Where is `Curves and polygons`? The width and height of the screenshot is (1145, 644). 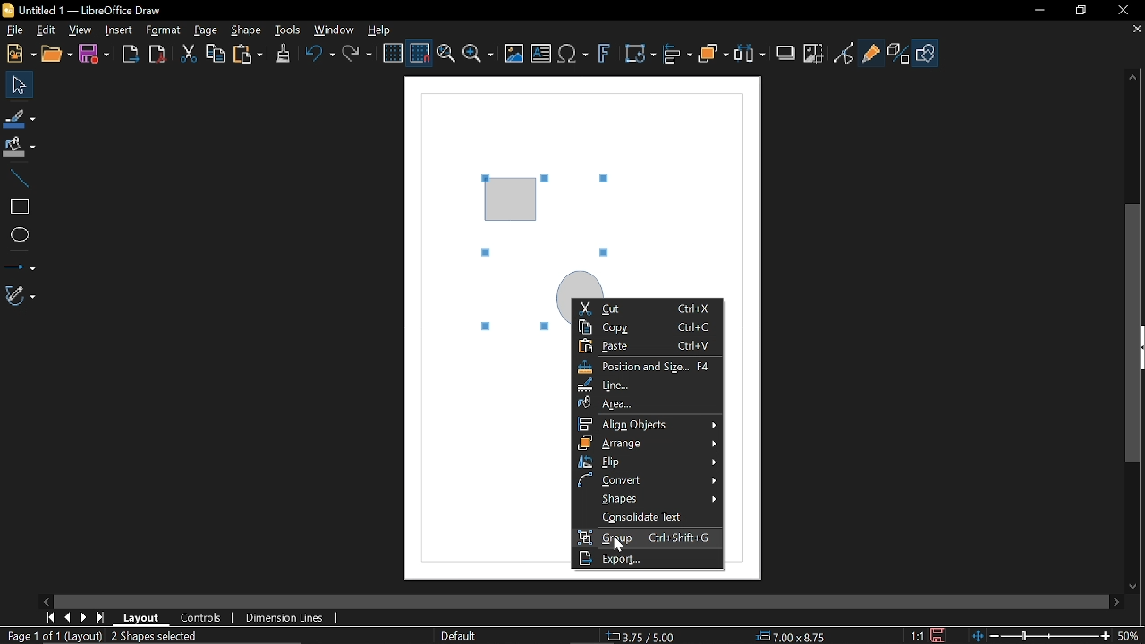
Curves and polygons is located at coordinates (18, 294).